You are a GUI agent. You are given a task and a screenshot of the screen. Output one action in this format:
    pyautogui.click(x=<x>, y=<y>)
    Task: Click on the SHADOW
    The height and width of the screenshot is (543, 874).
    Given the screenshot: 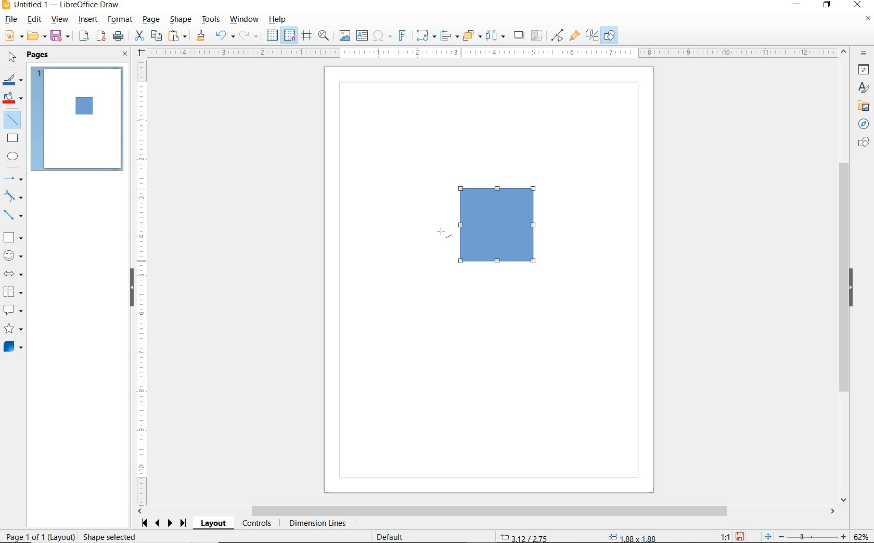 What is the action you would take?
    pyautogui.click(x=519, y=35)
    